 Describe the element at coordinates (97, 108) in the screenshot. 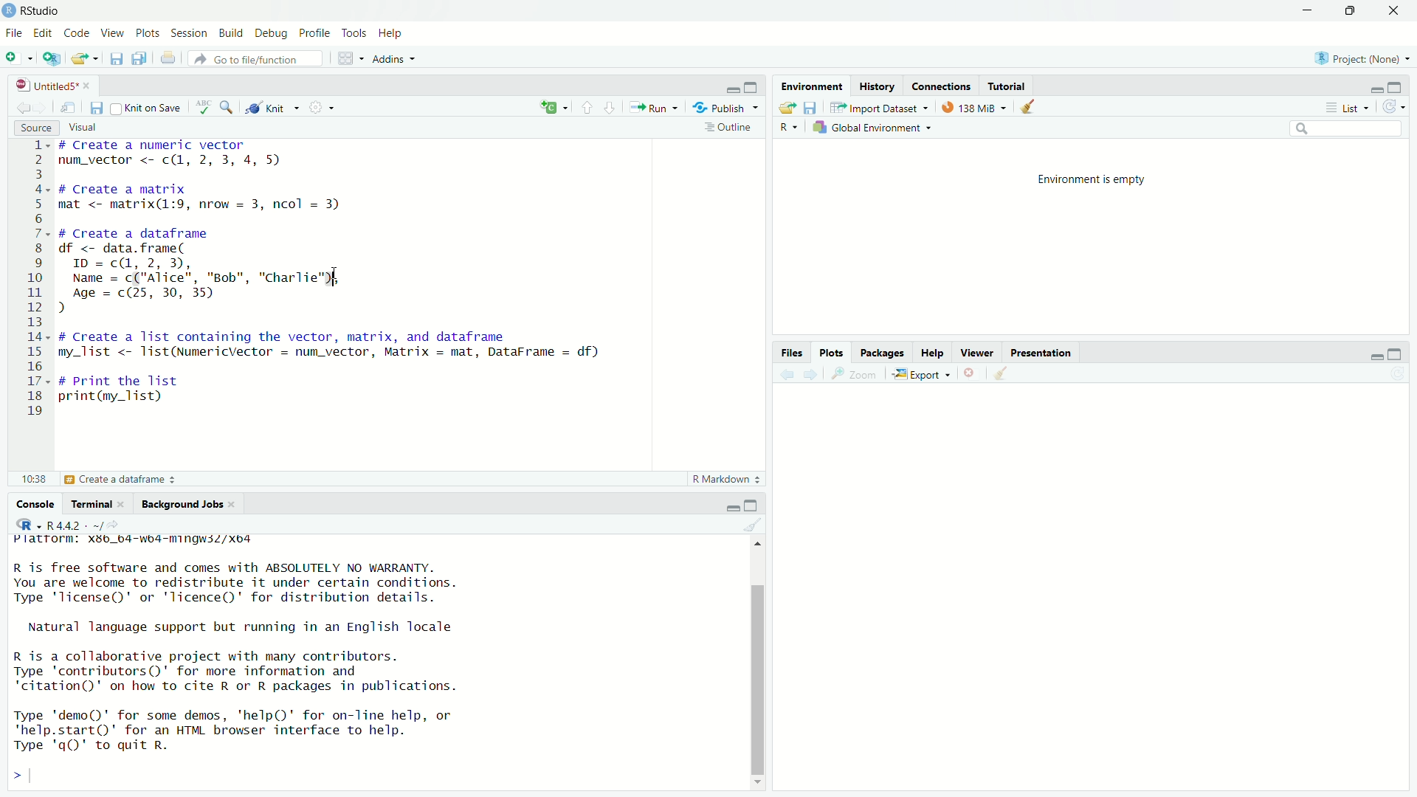

I see `save` at that location.